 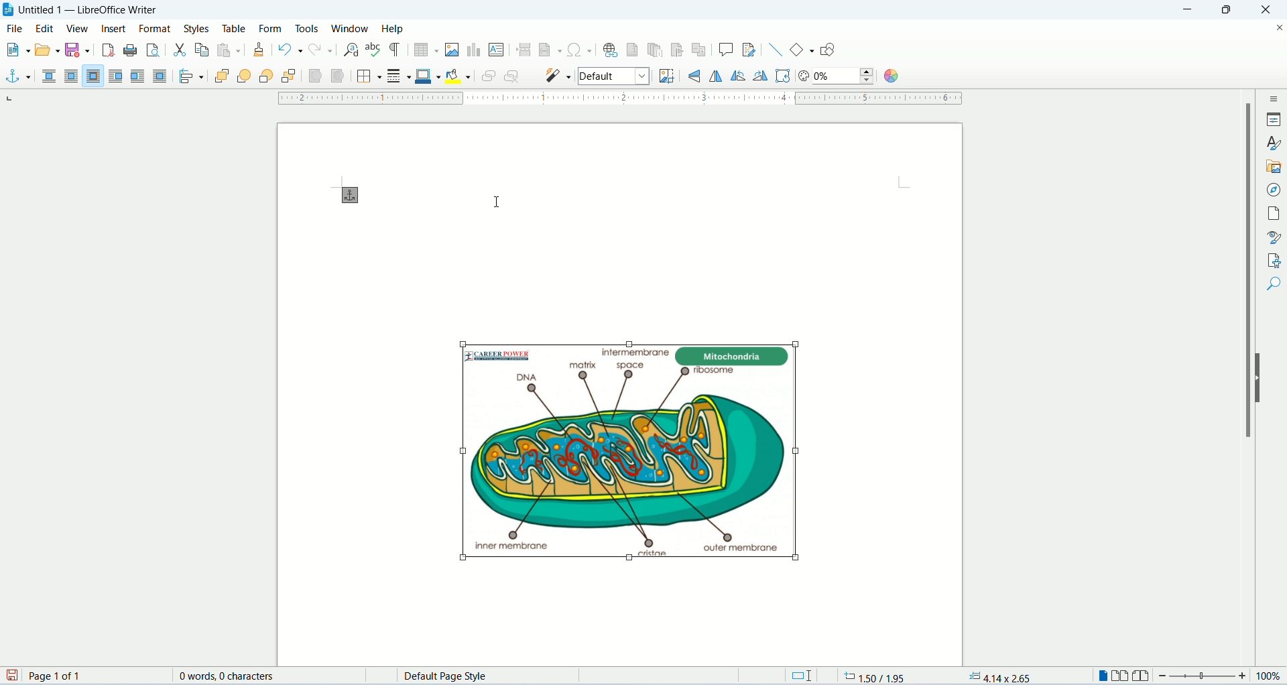 I want to click on zoom bar, so click(x=1203, y=676).